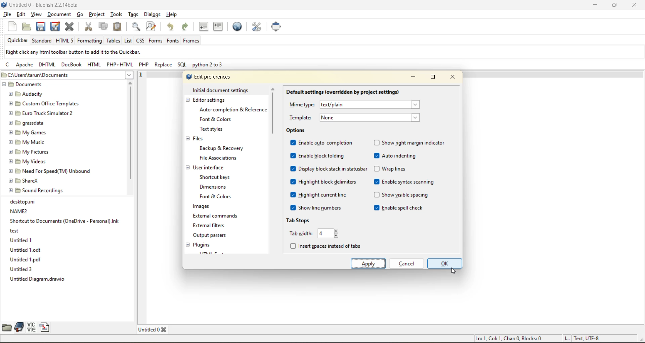 The height and width of the screenshot is (343, 645). What do you see at coordinates (24, 250) in the screenshot?
I see `Untitled 1.odt` at bounding box center [24, 250].